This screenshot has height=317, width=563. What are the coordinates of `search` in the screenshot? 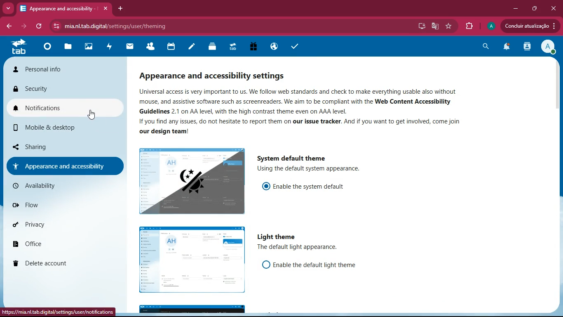 It's located at (487, 46).